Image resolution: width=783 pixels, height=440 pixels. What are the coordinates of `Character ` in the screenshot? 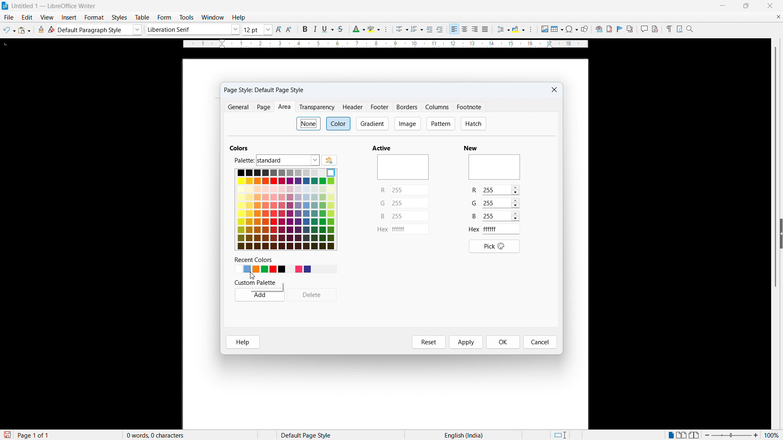 It's located at (388, 30).